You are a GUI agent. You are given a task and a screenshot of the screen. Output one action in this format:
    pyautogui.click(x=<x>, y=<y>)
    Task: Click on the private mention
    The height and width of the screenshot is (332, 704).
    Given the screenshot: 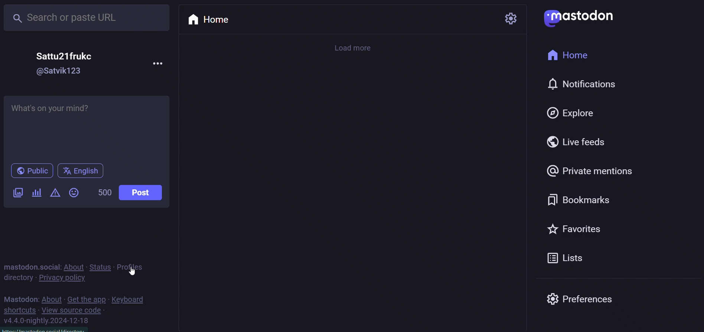 What is the action you would take?
    pyautogui.click(x=590, y=172)
    